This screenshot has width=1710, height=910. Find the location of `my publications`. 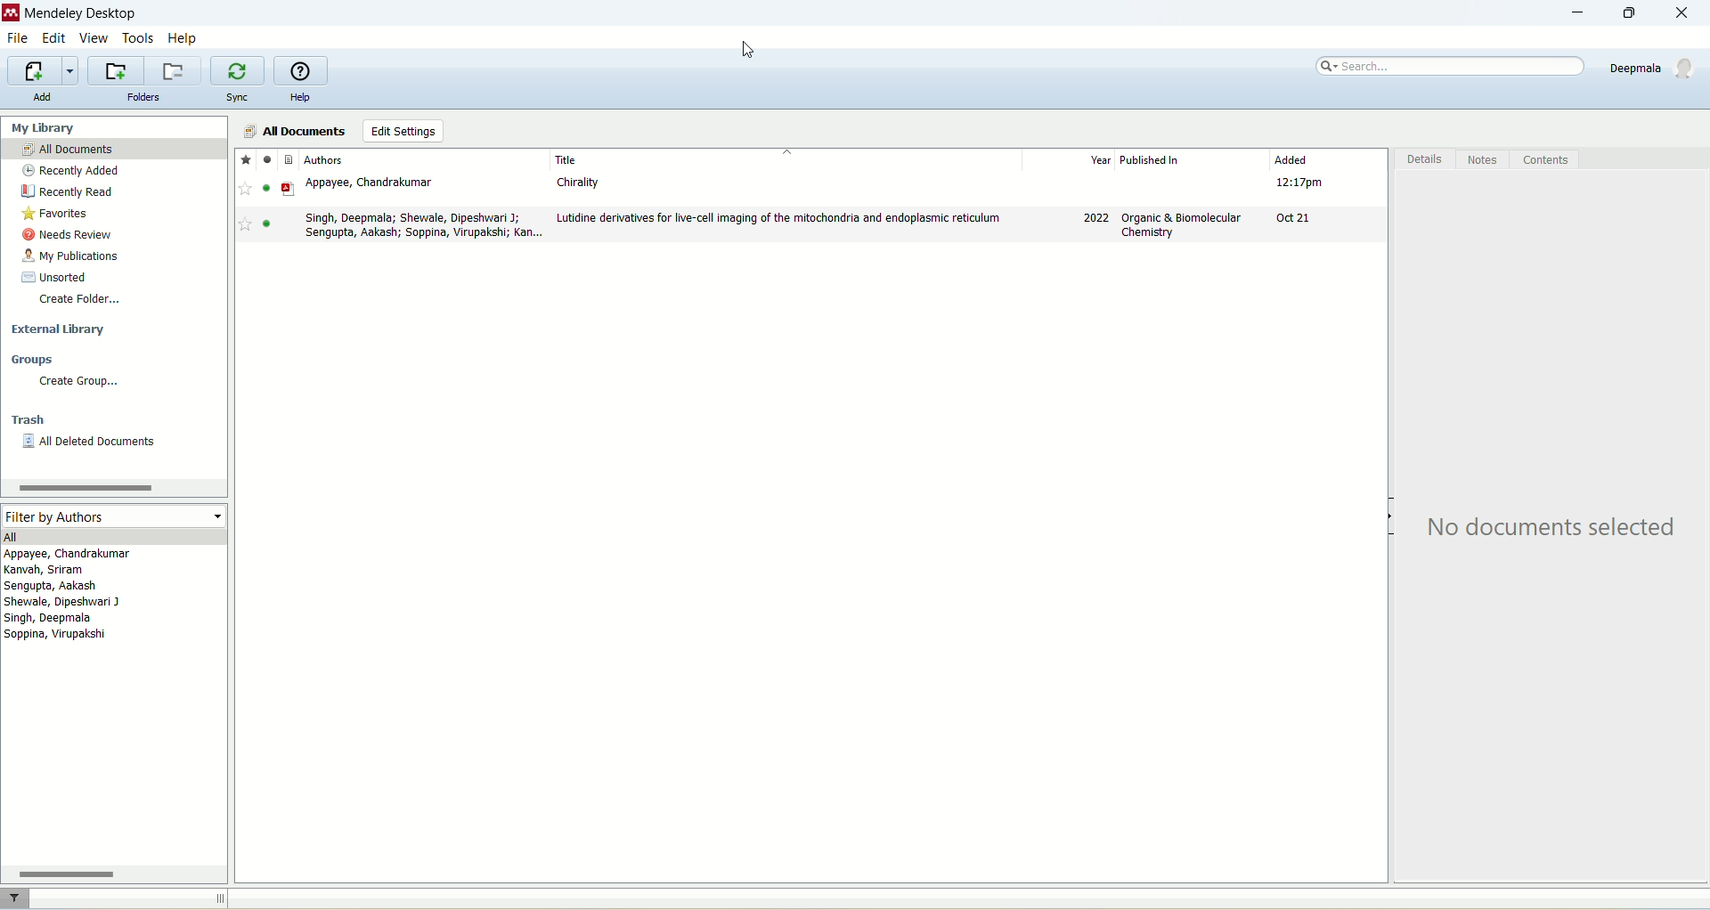

my publications is located at coordinates (68, 256).